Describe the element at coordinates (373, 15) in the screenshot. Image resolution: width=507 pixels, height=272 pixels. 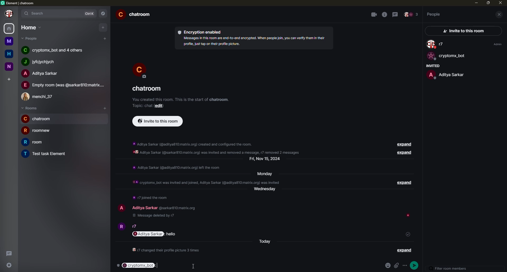
I see `video` at that location.